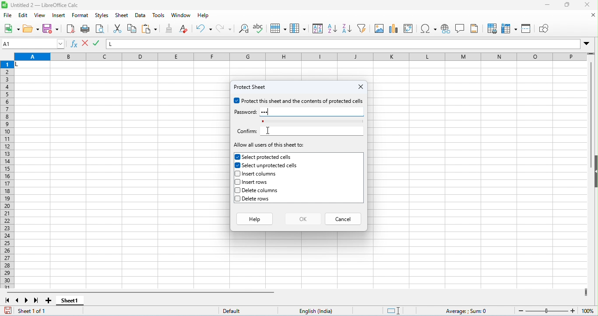  What do you see at coordinates (593, 15) in the screenshot?
I see `close` at bounding box center [593, 15].